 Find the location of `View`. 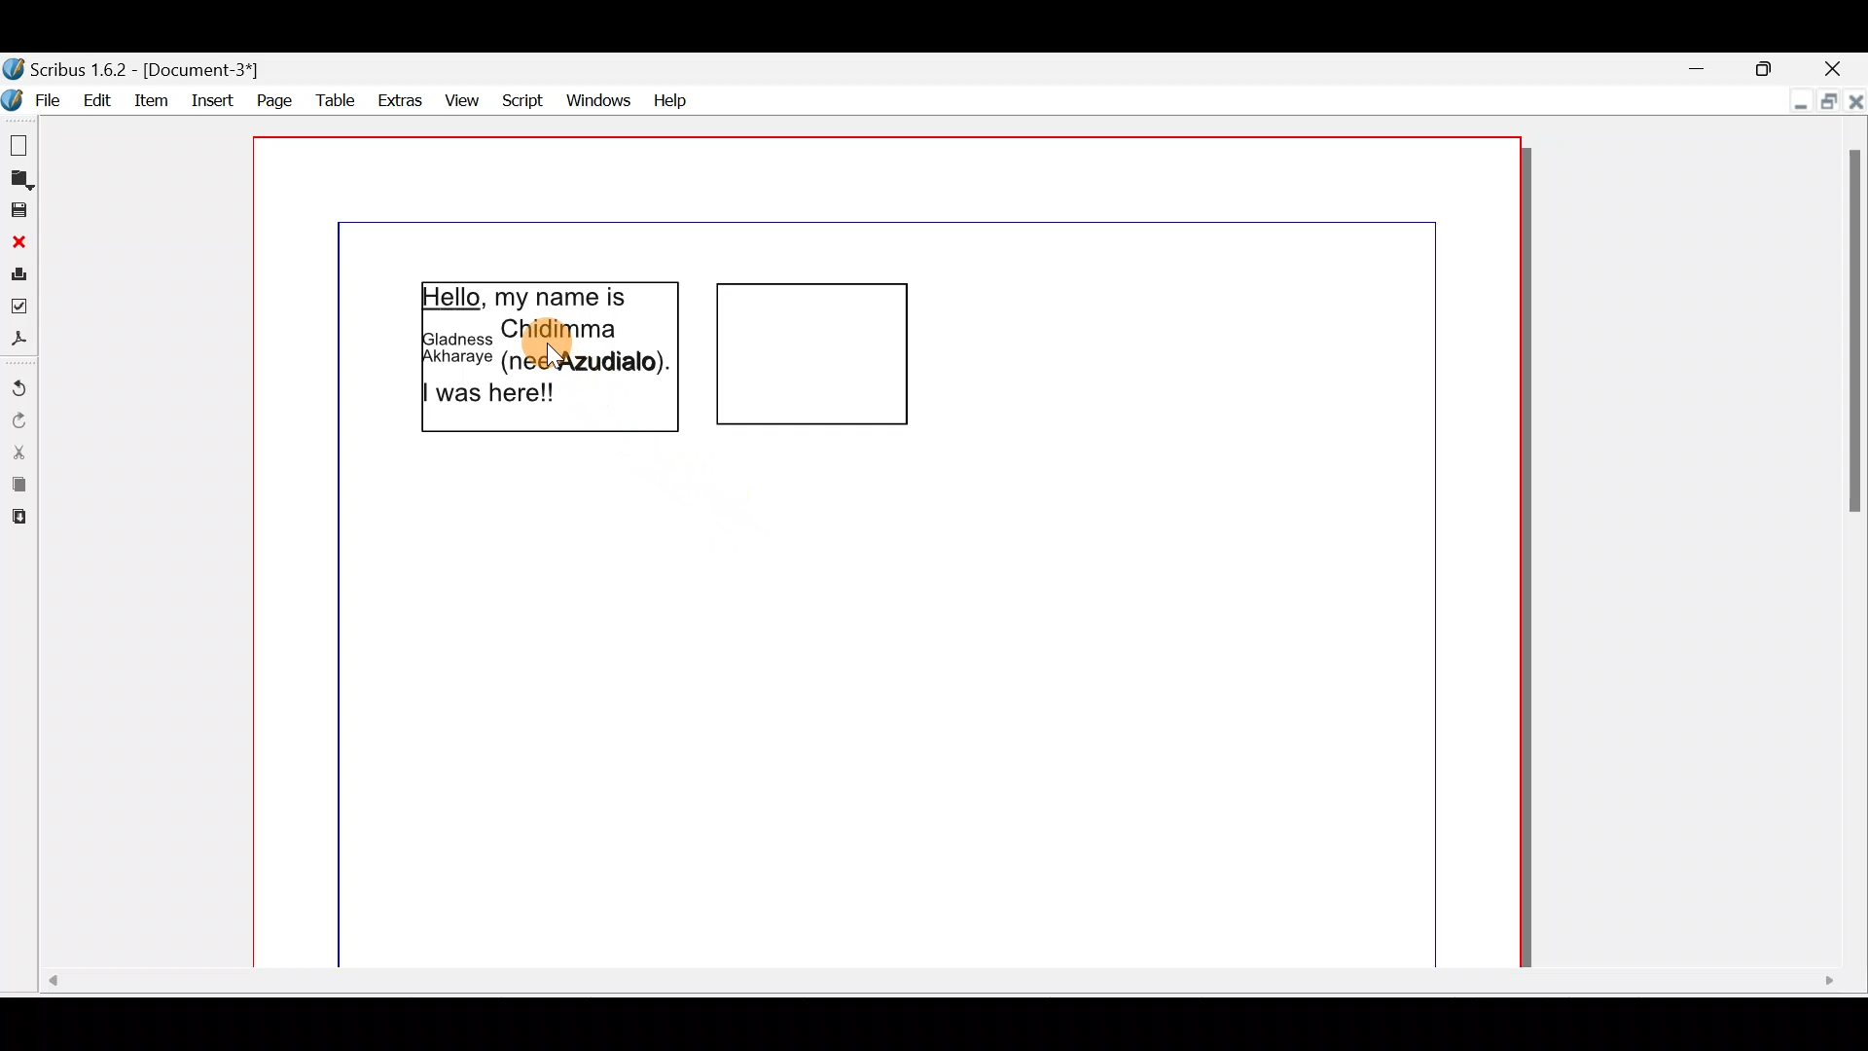

View is located at coordinates (464, 97).